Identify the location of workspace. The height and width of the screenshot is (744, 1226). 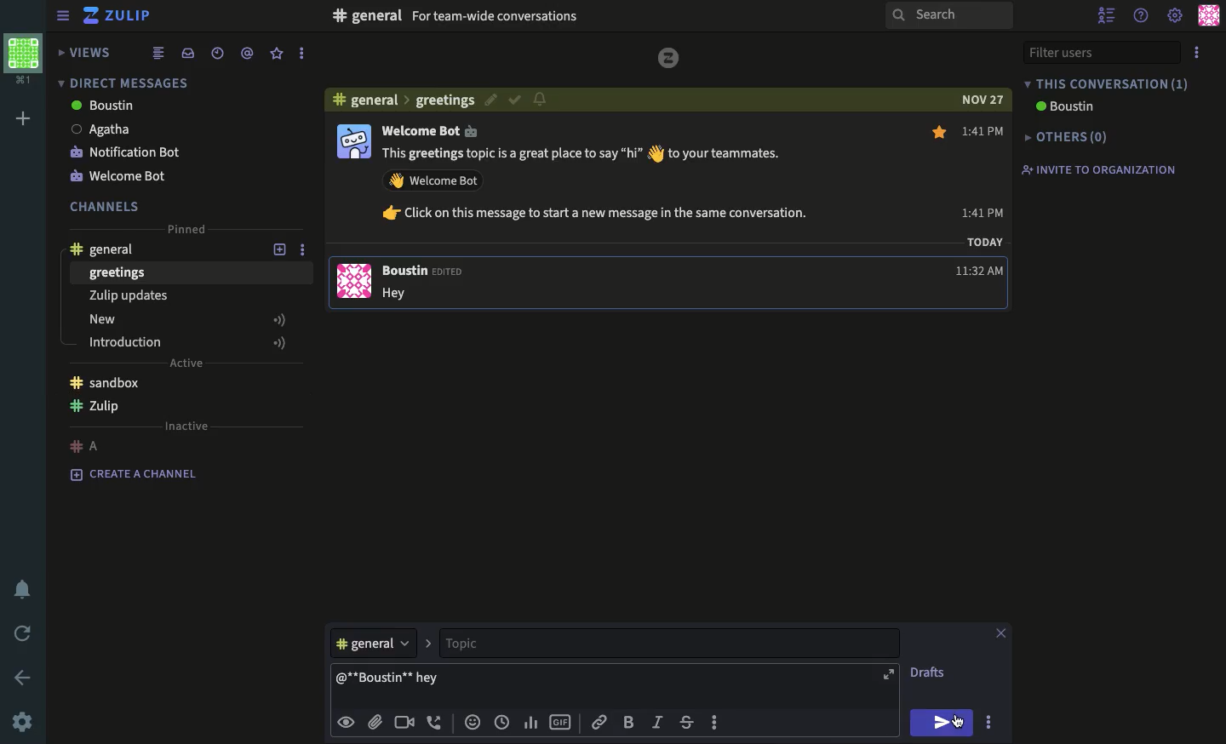
(26, 58).